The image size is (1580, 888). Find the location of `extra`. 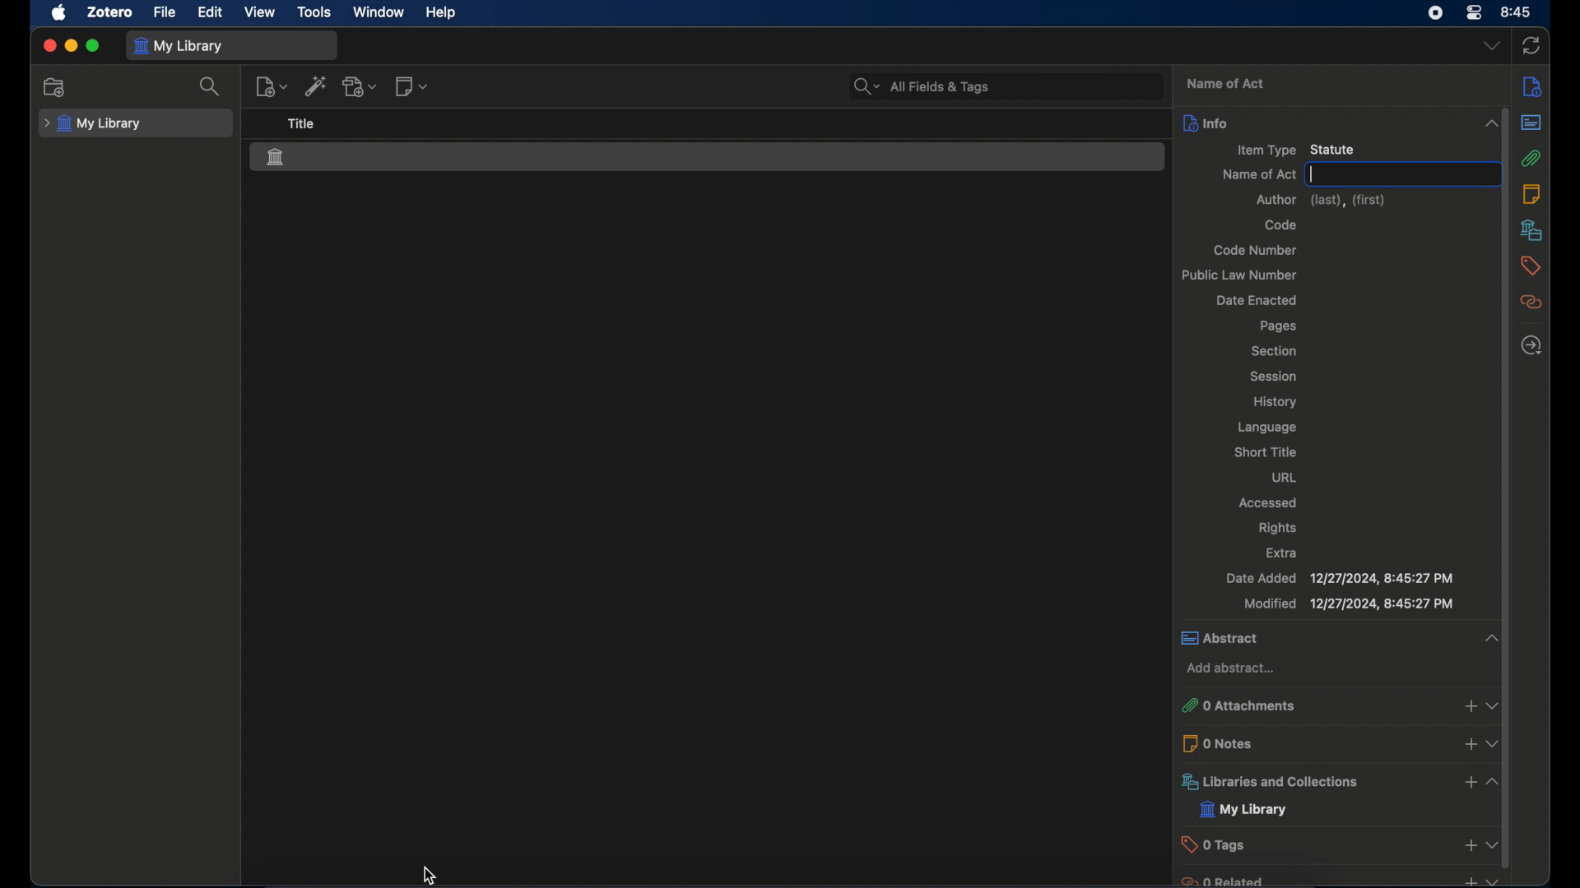

extra is located at coordinates (1282, 552).